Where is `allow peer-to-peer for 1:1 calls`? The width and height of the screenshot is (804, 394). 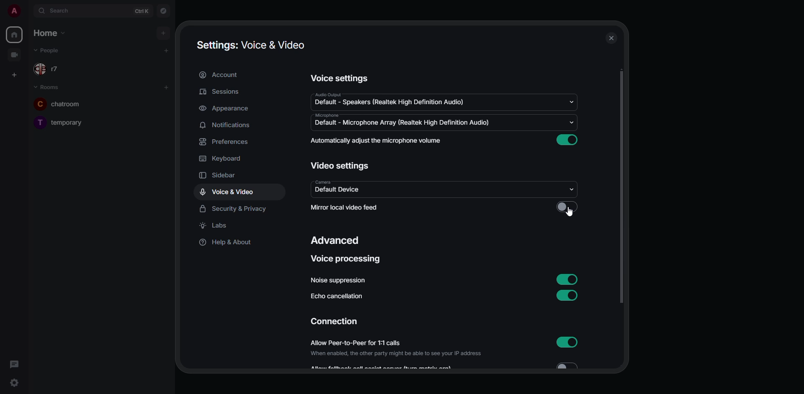 allow peer-to-peer for 1:1 calls is located at coordinates (397, 348).